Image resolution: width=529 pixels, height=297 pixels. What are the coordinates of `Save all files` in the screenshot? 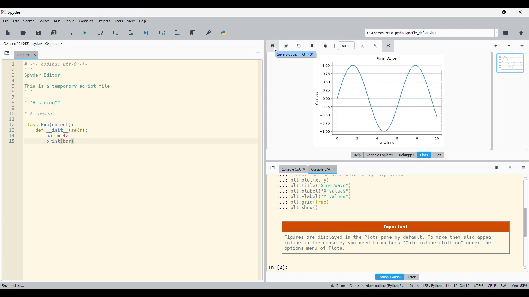 It's located at (54, 33).